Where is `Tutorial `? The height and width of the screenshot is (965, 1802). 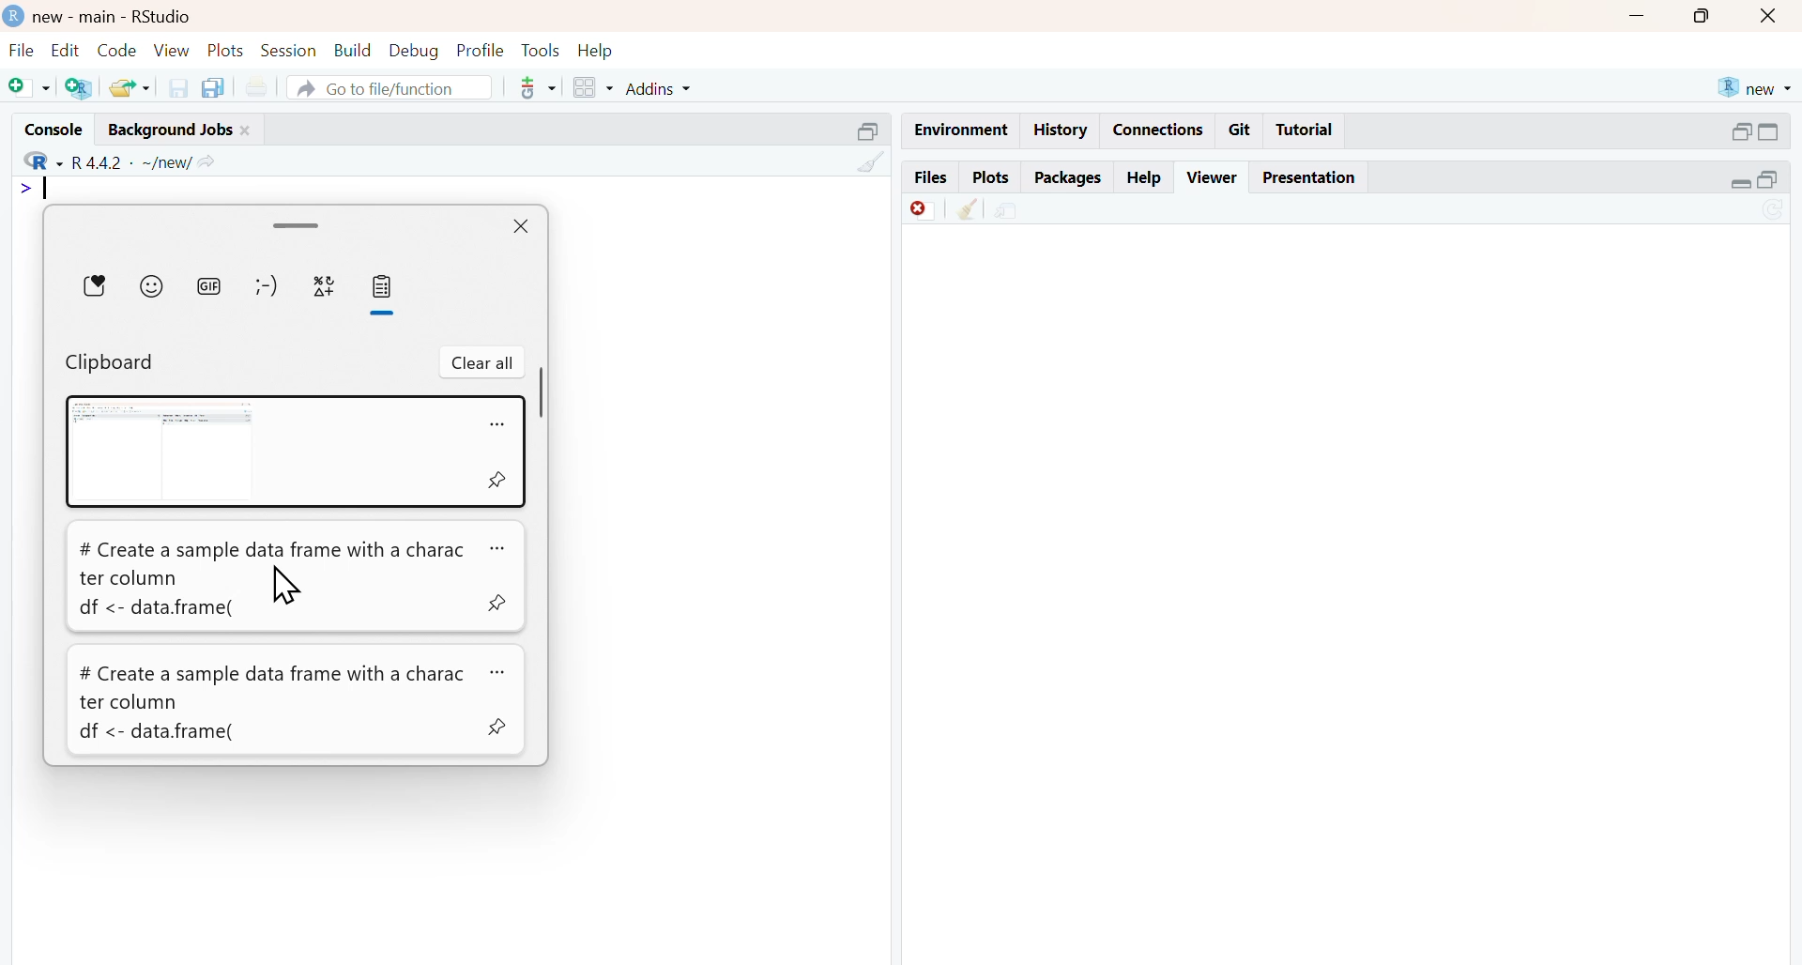
Tutorial  is located at coordinates (1305, 129).